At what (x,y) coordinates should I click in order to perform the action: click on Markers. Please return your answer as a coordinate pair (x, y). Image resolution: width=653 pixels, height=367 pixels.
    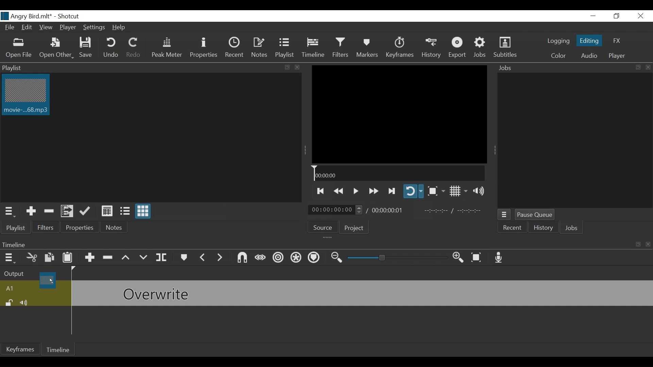
    Looking at the image, I should click on (183, 257).